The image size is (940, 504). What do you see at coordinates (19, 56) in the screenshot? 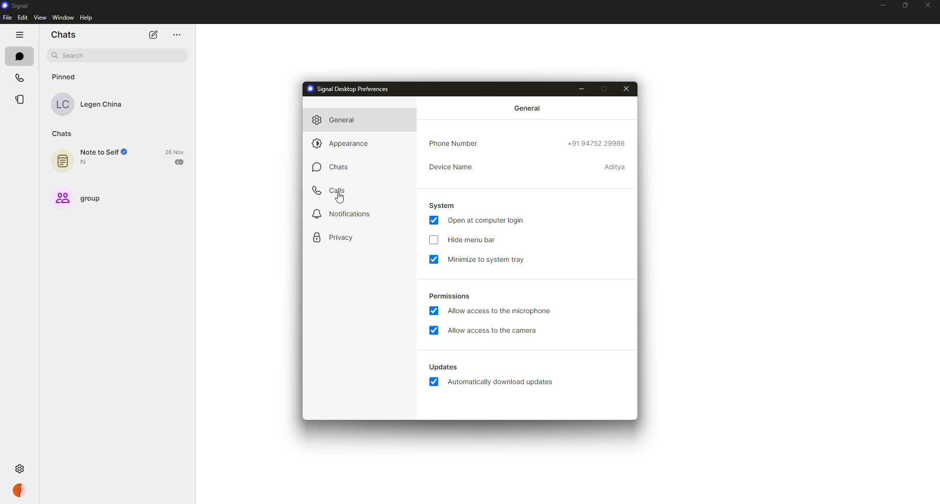
I see `chats` at bounding box center [19, 56].